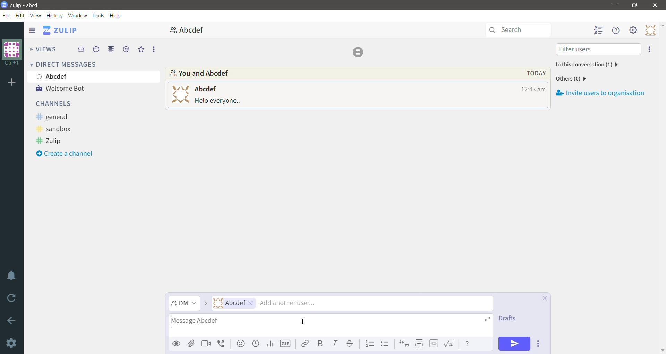 The image size is (666, 354). Describe the element at coordinates (256, 344) in the screenshot. I see `Add global time` at that location.